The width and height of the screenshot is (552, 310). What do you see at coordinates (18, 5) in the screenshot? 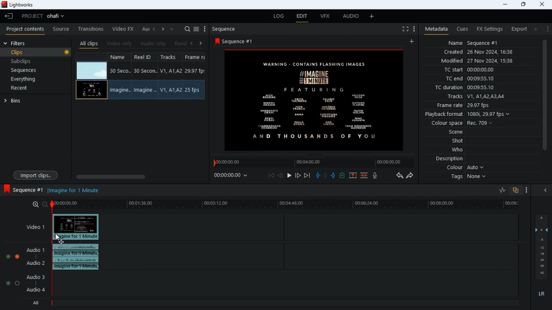
I see `lightworks` at bounding box center [18, 5].